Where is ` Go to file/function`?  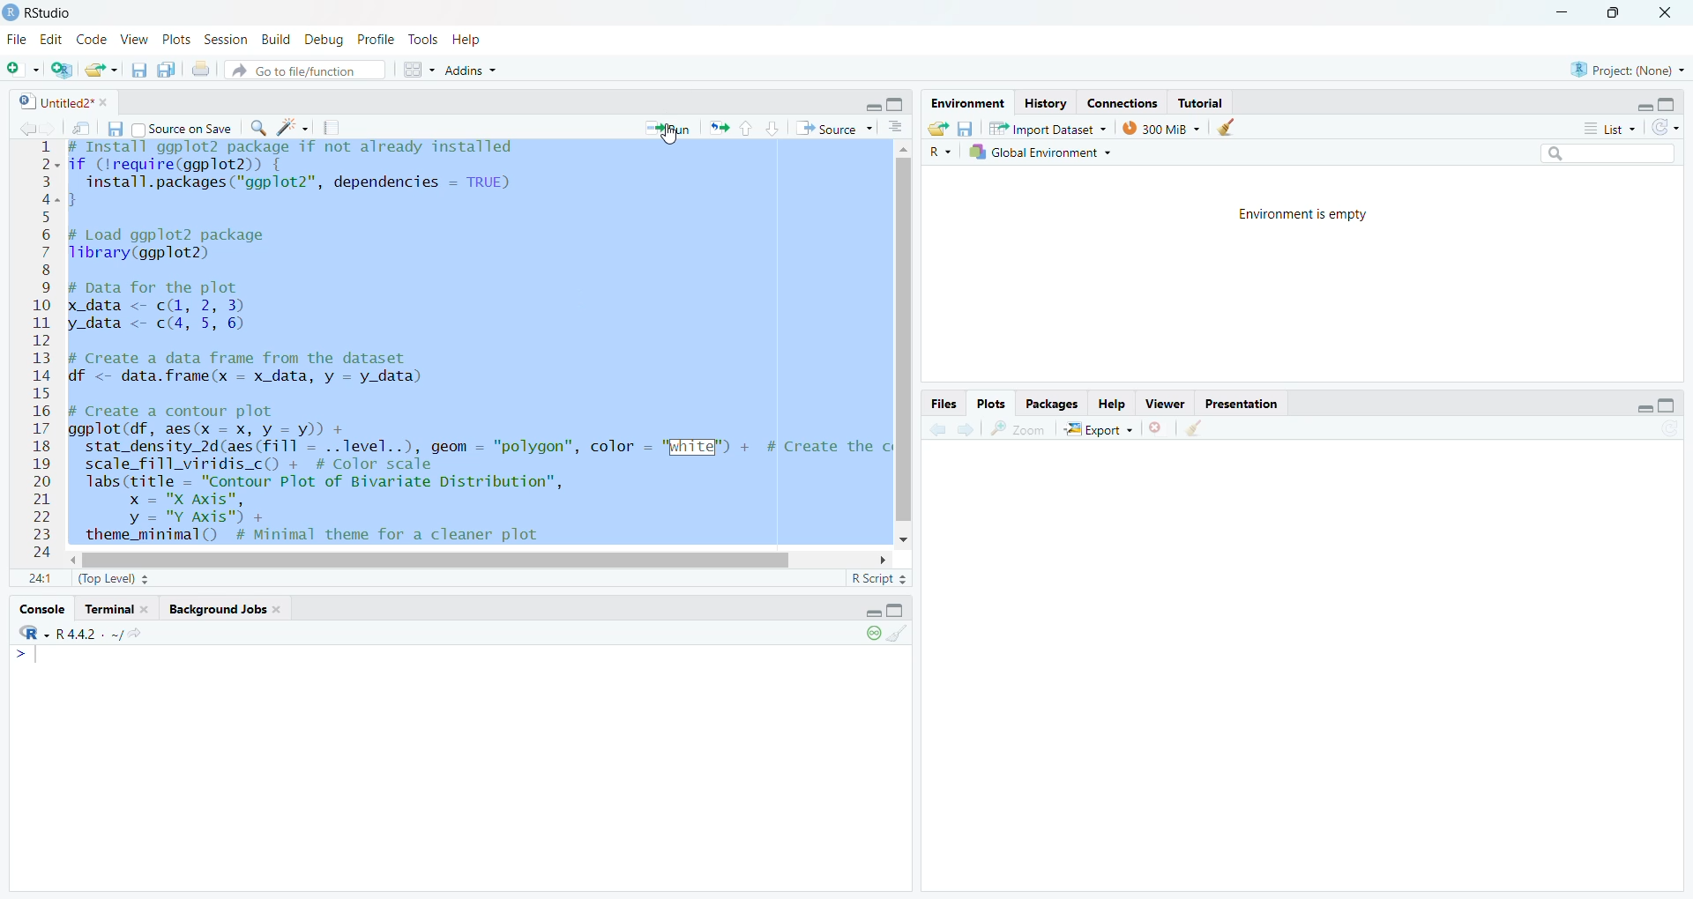
 Go to file/function is located at coordinates (302, 70).